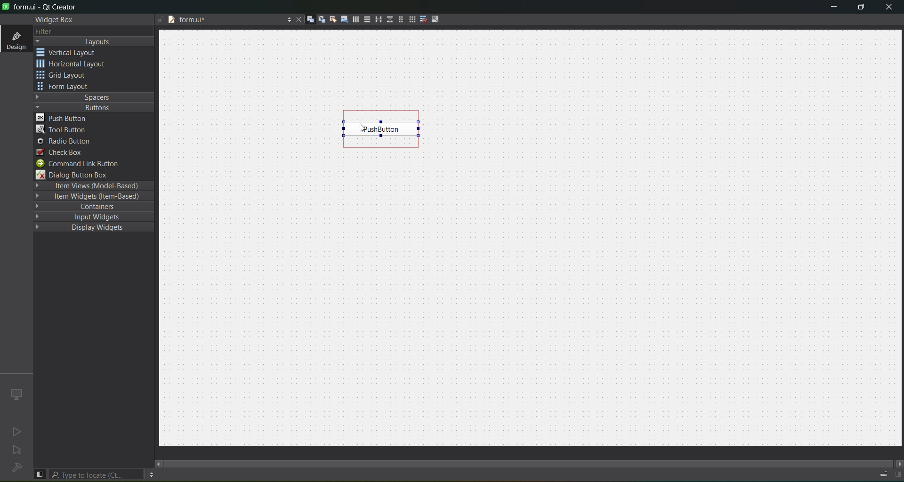  What do you see at coordinates (412, 20) in the screenshot?
I see `layout in a grid` at bounding box center [412, 20].